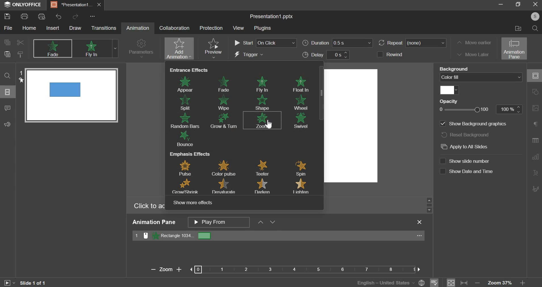 Image resolution: width=542 pixels, height=287 pixels. What do you see at coordinates (156, 223) in the screenshot?
I see `Animation Pane` at bounding box center [156, 223].